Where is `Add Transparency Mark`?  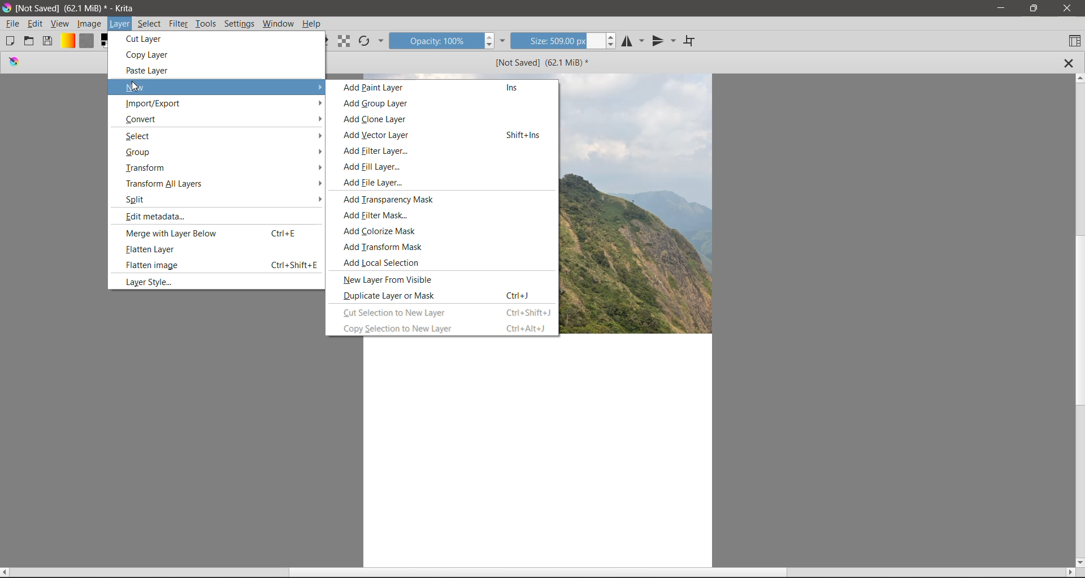
Add Transparency Mark is located at coordinates (394, 199).